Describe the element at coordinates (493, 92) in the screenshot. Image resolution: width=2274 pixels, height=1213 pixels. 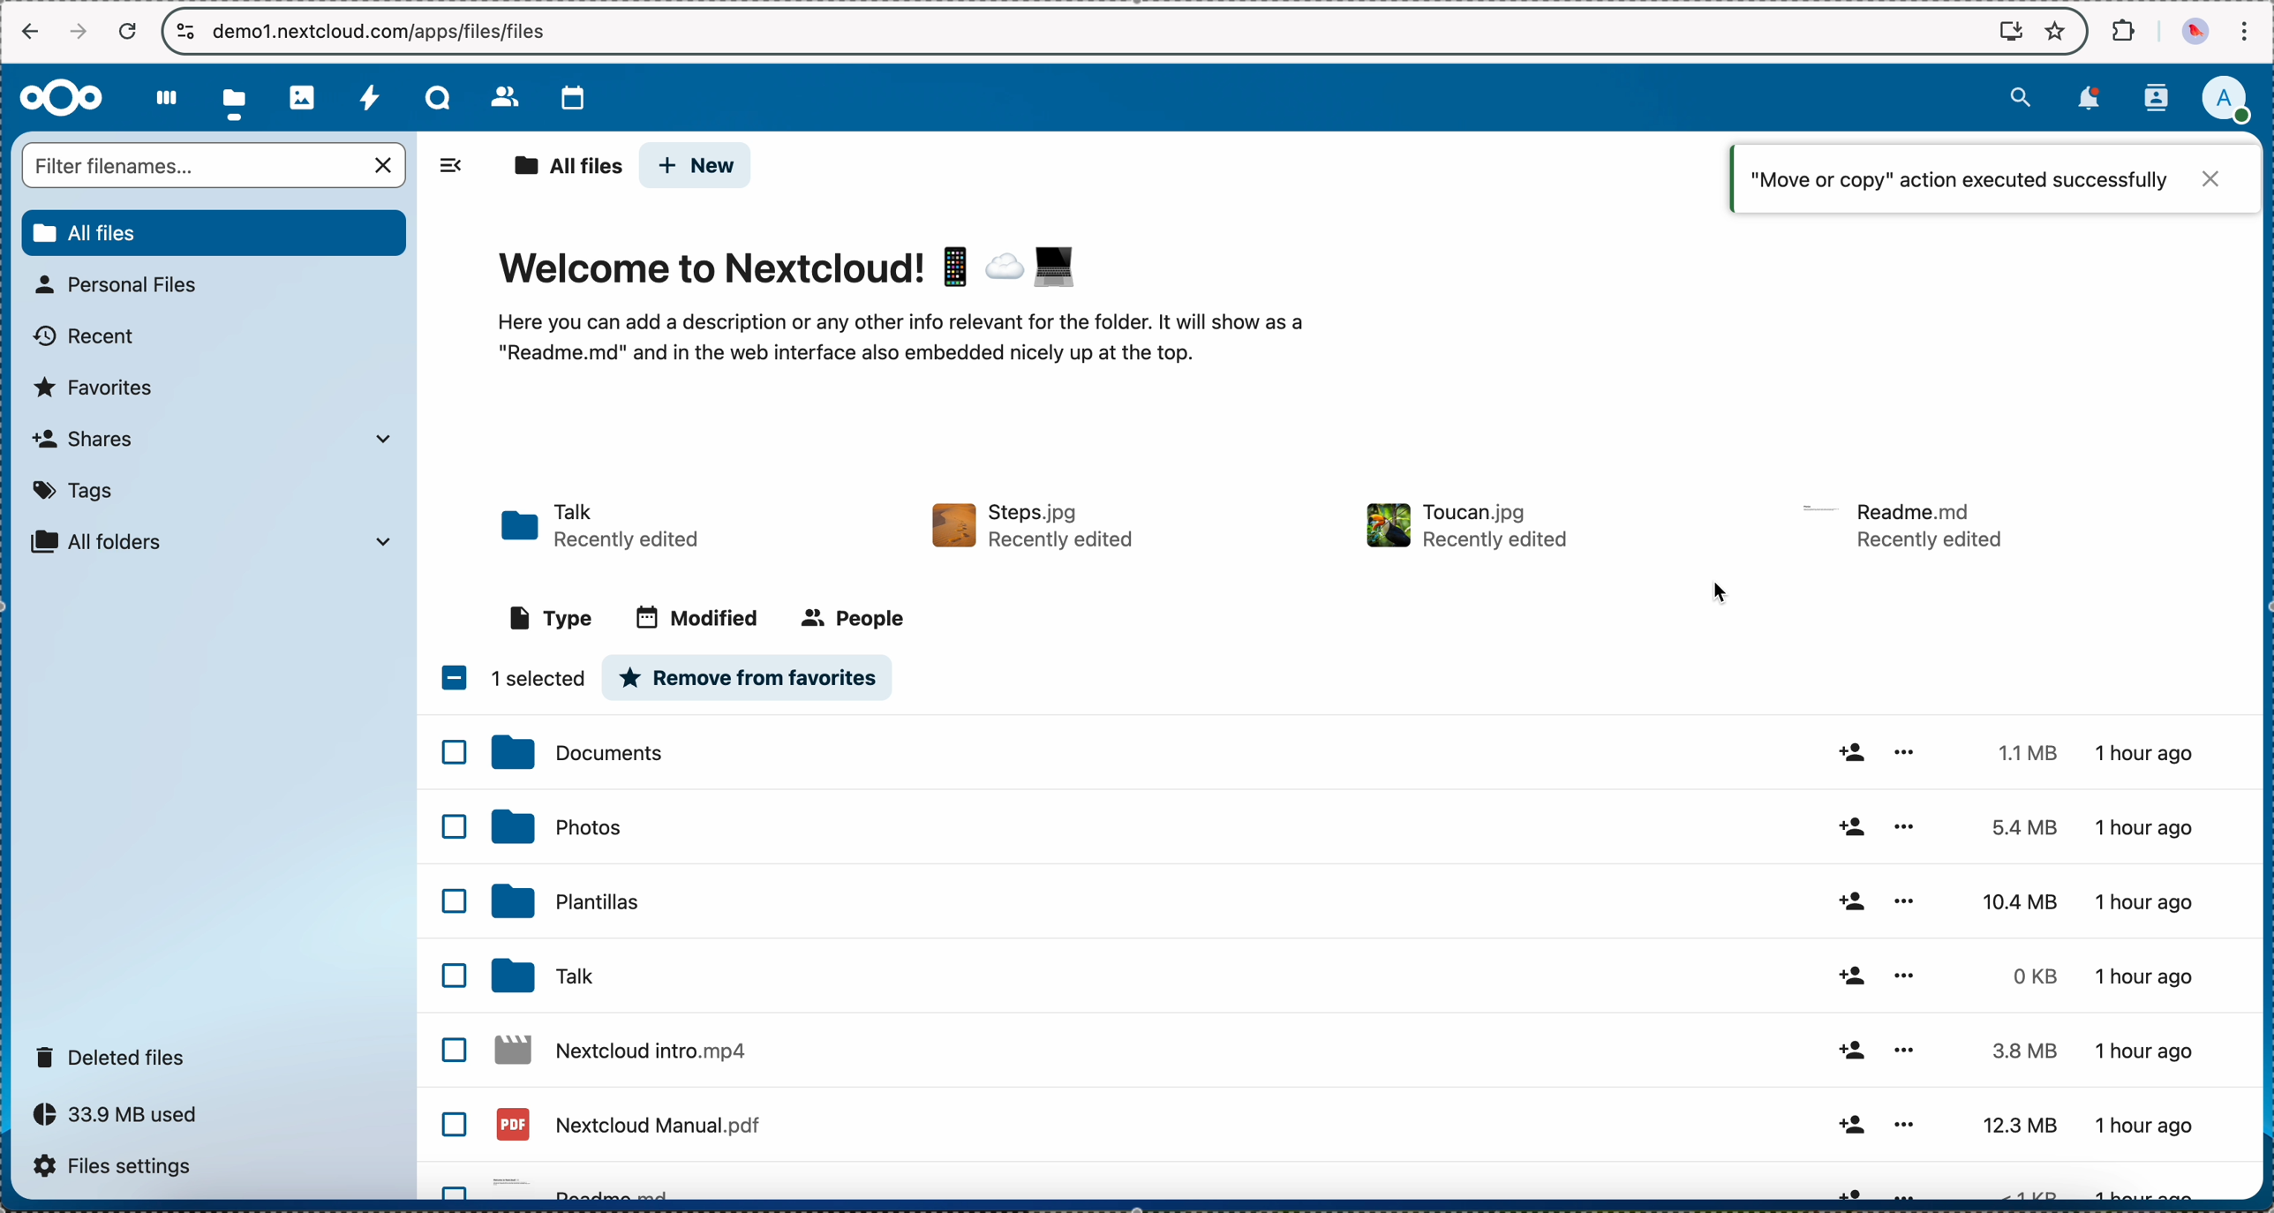
I see `contacts` at that location.